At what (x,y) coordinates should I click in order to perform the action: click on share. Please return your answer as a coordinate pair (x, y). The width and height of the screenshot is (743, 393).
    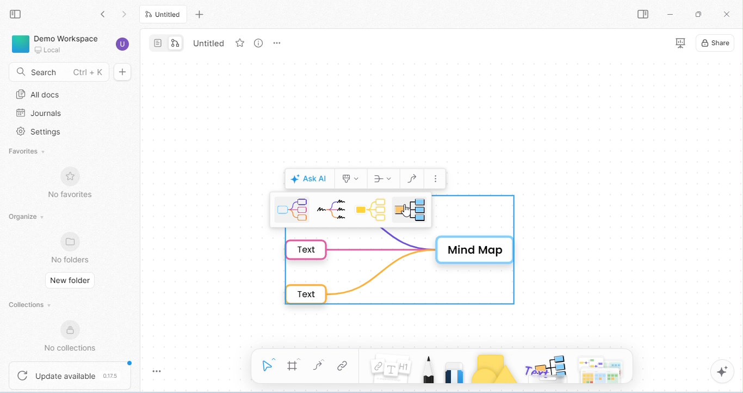
    Looking at the image, I should click on (716, 43).